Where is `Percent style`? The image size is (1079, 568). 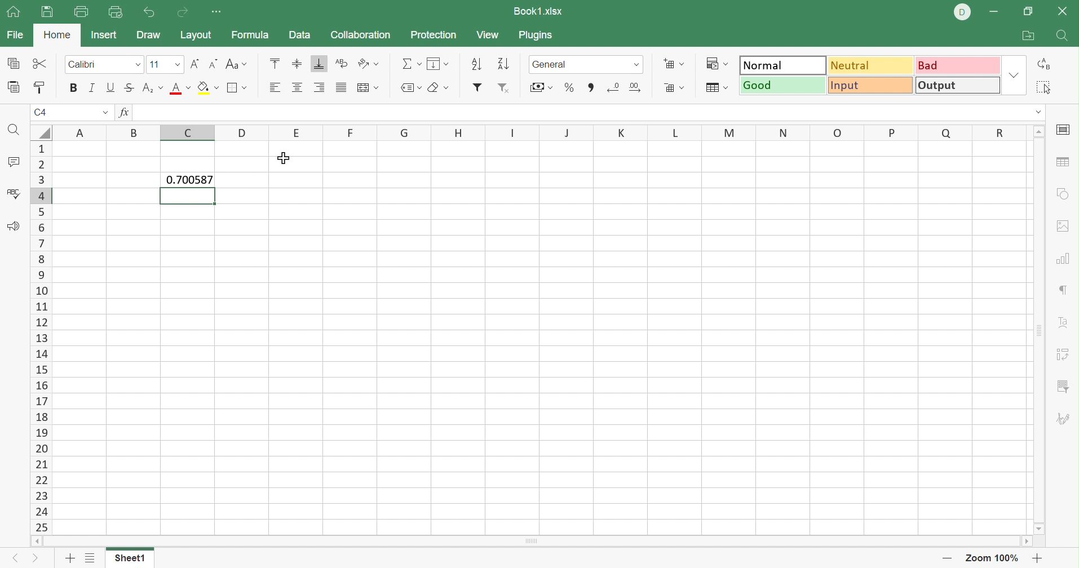 Percent style is located at coordinates (571, 87).